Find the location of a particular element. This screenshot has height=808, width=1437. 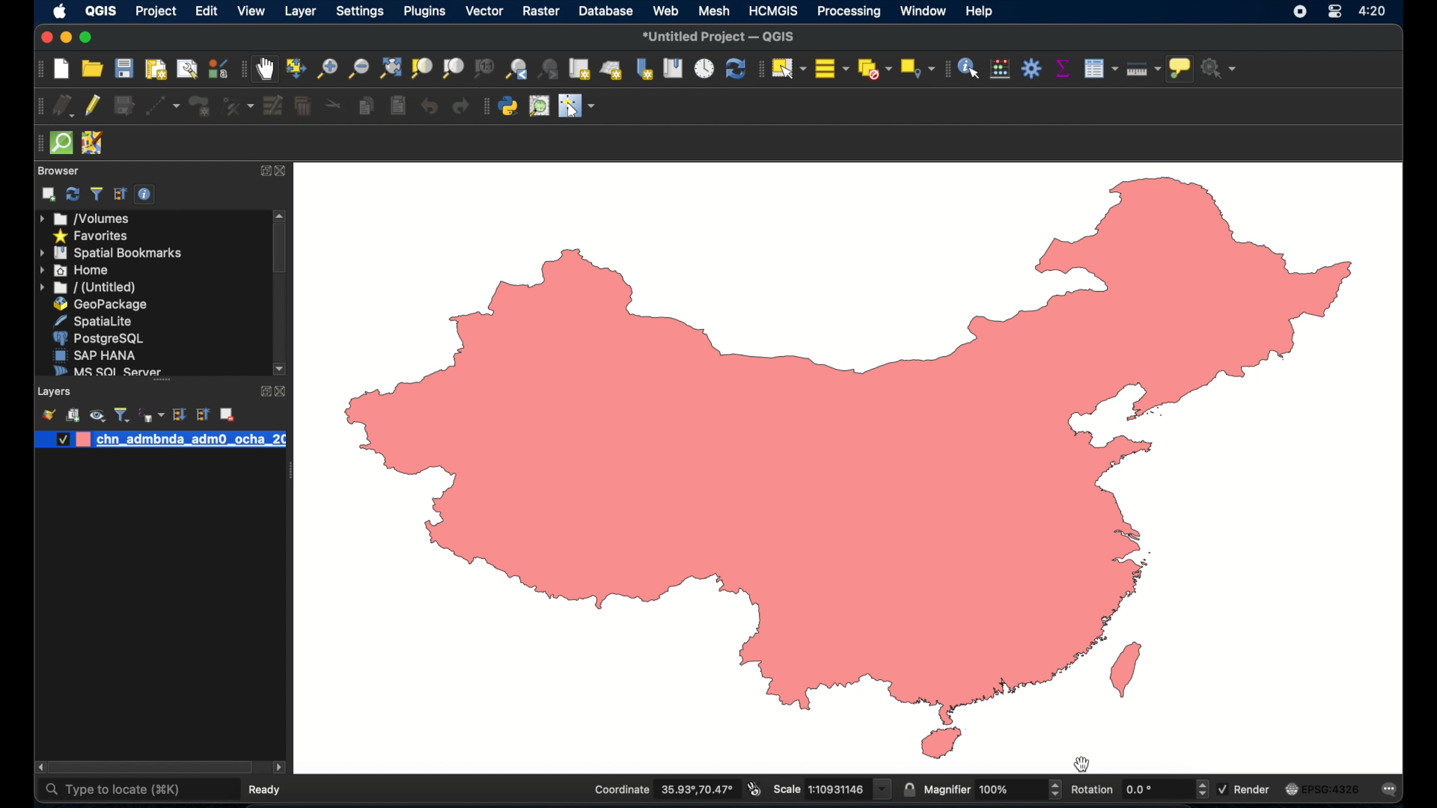

*untitled project - QGIS is located at coordinates (718, 38).